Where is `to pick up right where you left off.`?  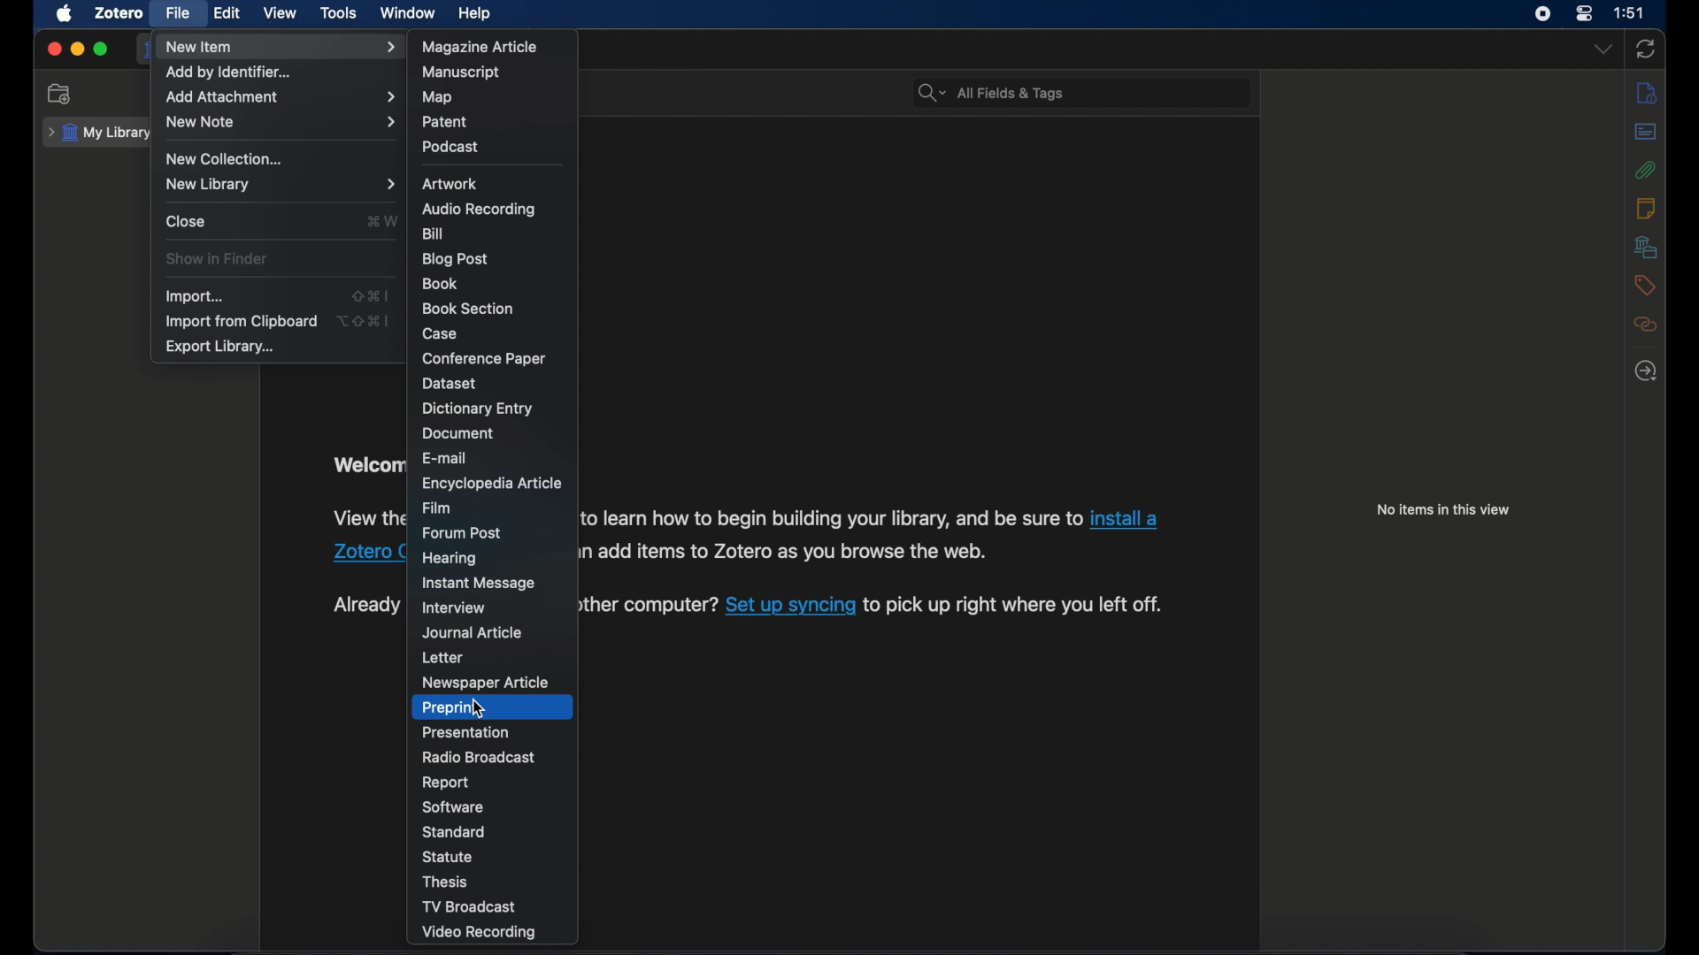 to pick up right where you left off. is located at coordinates (1017, 606).